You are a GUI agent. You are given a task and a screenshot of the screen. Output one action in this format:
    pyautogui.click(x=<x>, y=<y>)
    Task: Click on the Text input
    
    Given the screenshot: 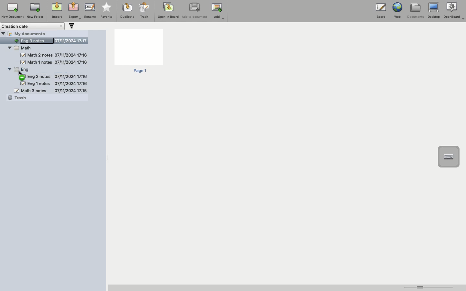 What is the action you would take?
    pyautogui.click(x=448, y=157)
    